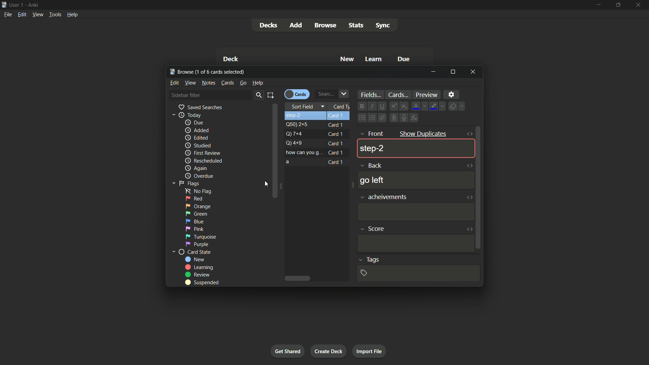  I want to click on Saved searches, so click(200, 107).